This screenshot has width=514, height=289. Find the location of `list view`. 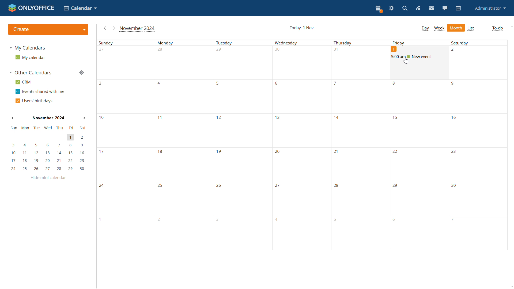

list view is located at coordinates (471, 29).